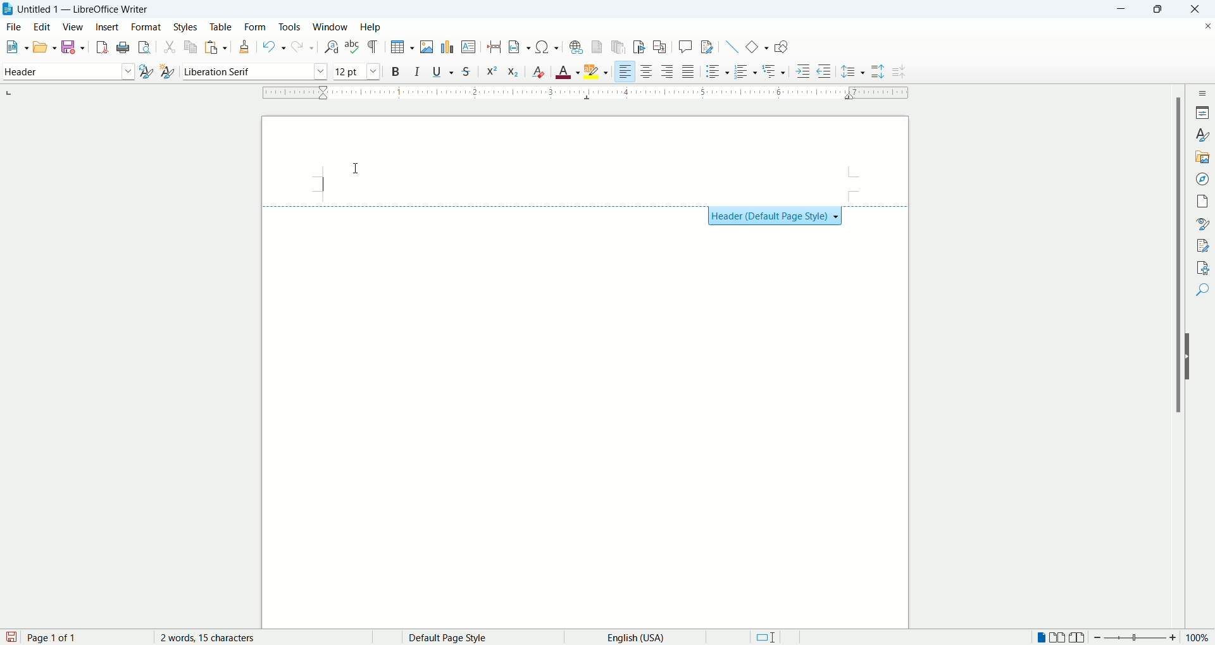 The height and width of the screenshot is (645, 1215). Describe the element at coordinates (1203, 112) in the screenshot. I see `properties` at that location.